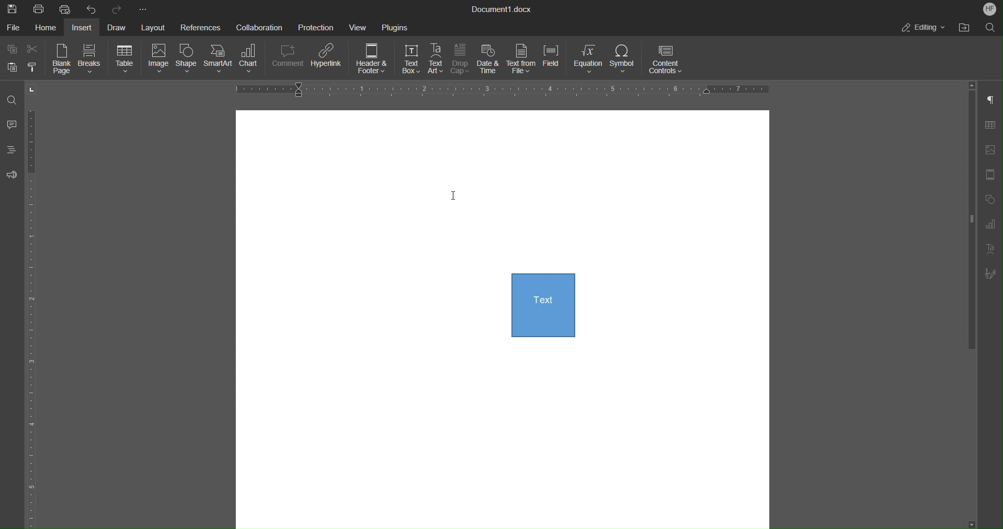 The width and height of the screenshot is (1003, 529). I want to click on Paragraph Settings, so click(994, 100).